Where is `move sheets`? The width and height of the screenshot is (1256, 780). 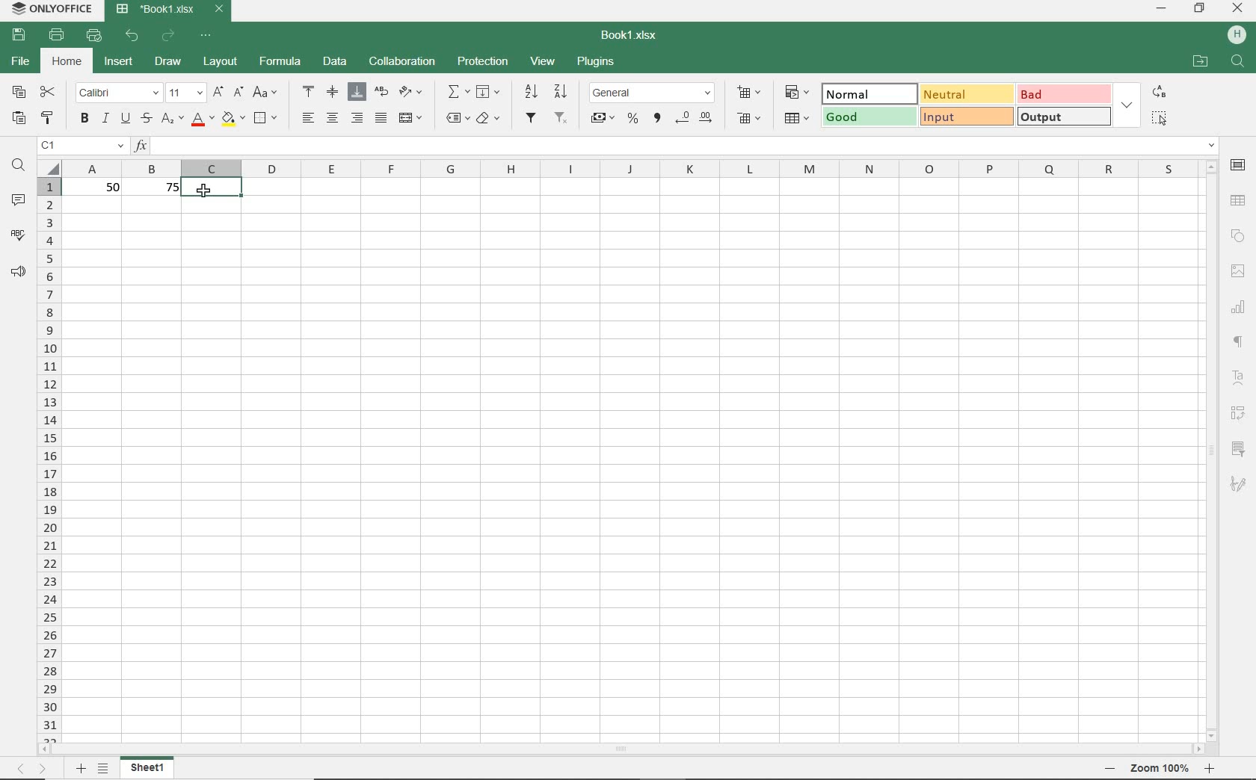
move sheets is located at coordinates (31, 768).